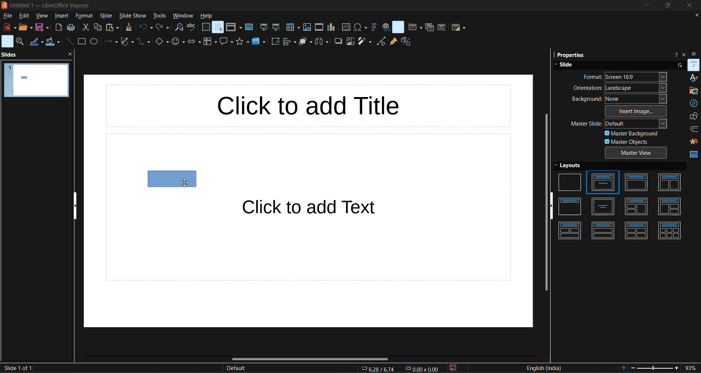 This screenshot has width=701, height=373. I want to click on minimize, so click(643, 7).